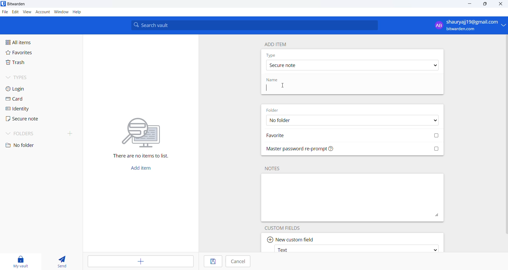  Describe the element at coordinates (507, 134) in the screenshot. I see `scrollbar` at that location.